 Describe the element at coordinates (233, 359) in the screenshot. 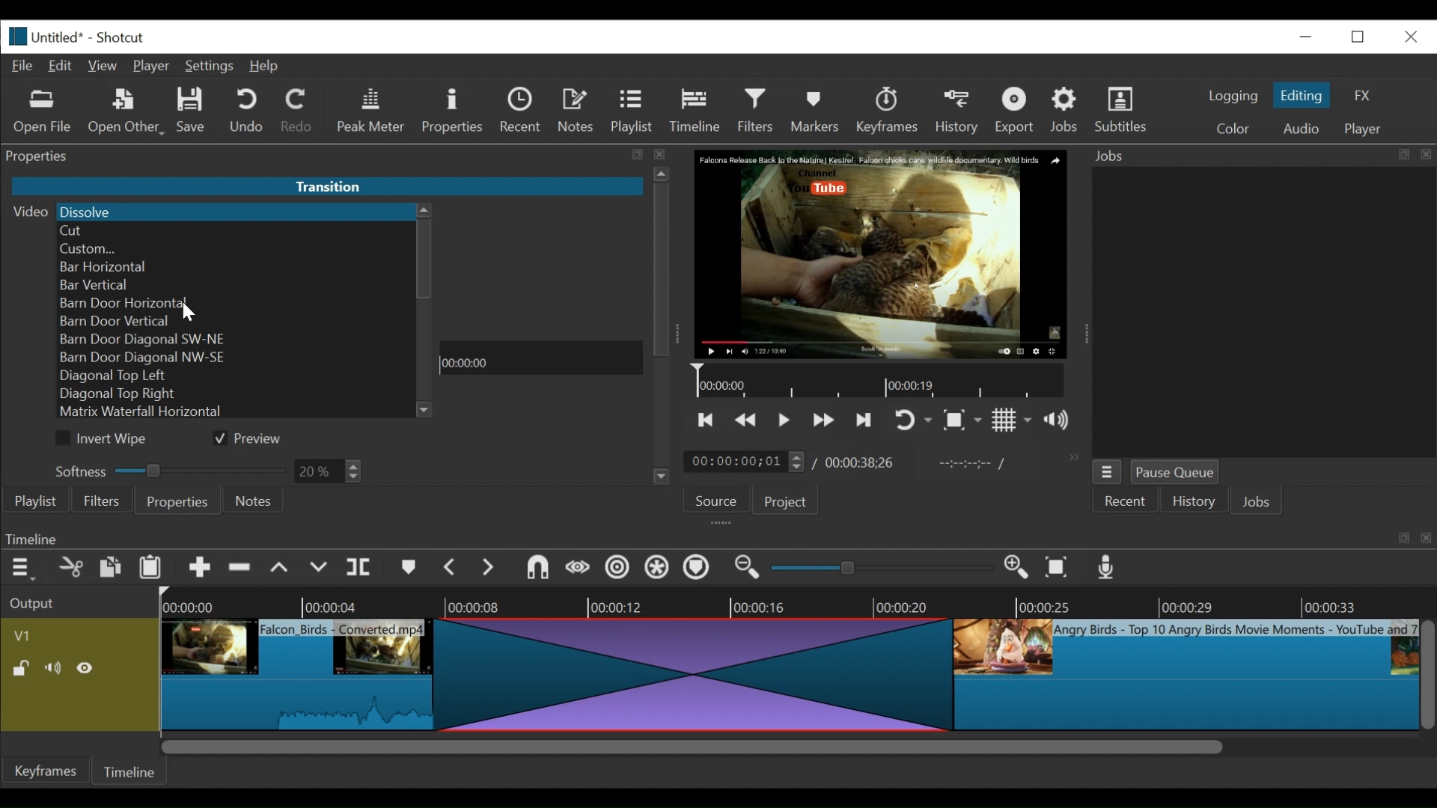

I see `Barn Door Diagonal NW-SE` at that location.